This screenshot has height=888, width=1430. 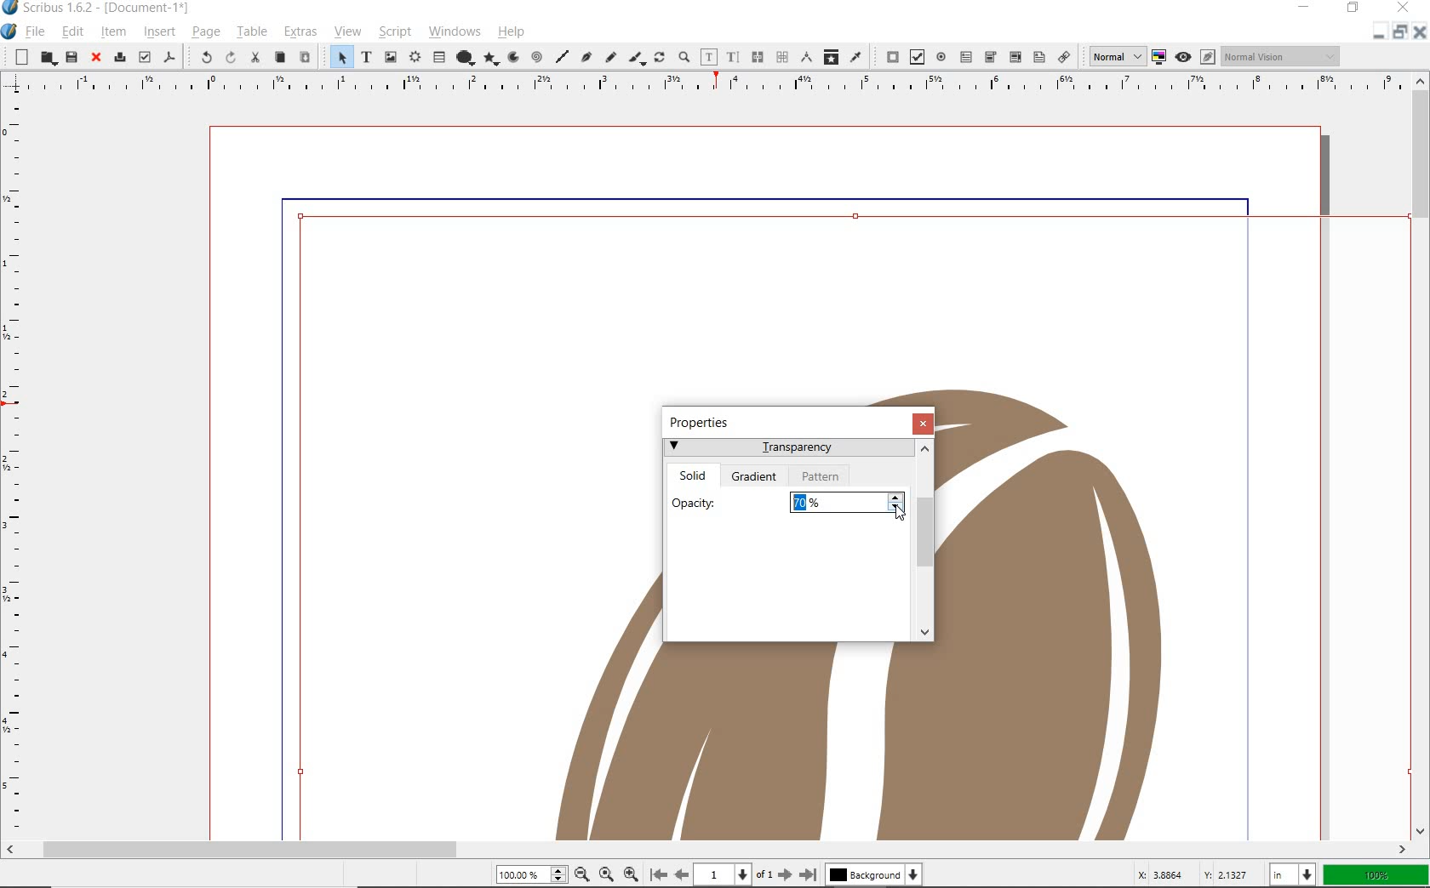 What do you see at coordinates (20, 57) in the screenshot?
I see `new` at bounding box center [20, 57].